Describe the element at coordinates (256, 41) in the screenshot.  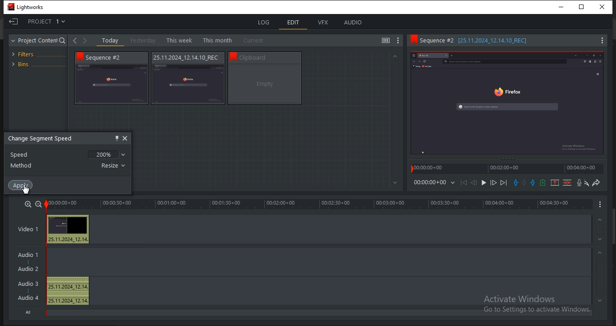
I see `current` at that location.